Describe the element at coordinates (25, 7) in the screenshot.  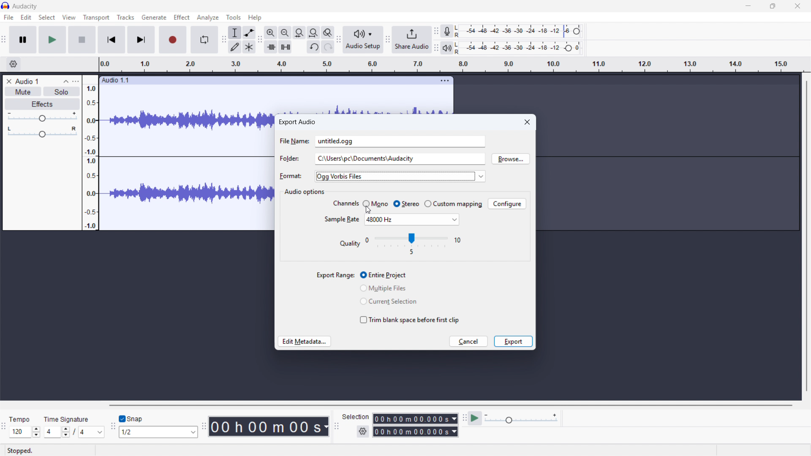
I see `title ` at that location.